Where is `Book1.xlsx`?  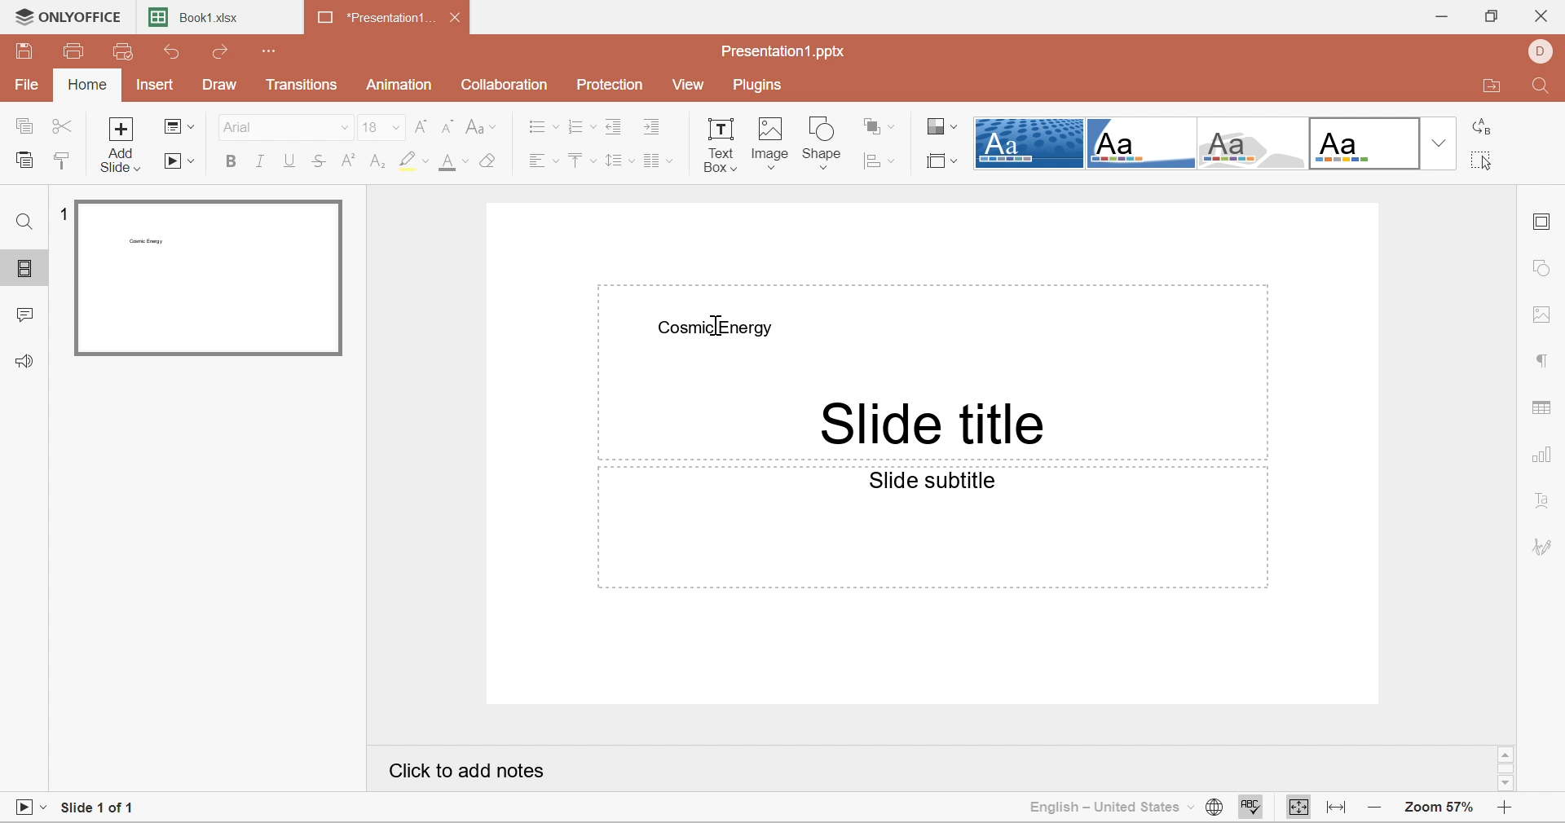
Book1.xlsx is located at coordinates (203, 20).